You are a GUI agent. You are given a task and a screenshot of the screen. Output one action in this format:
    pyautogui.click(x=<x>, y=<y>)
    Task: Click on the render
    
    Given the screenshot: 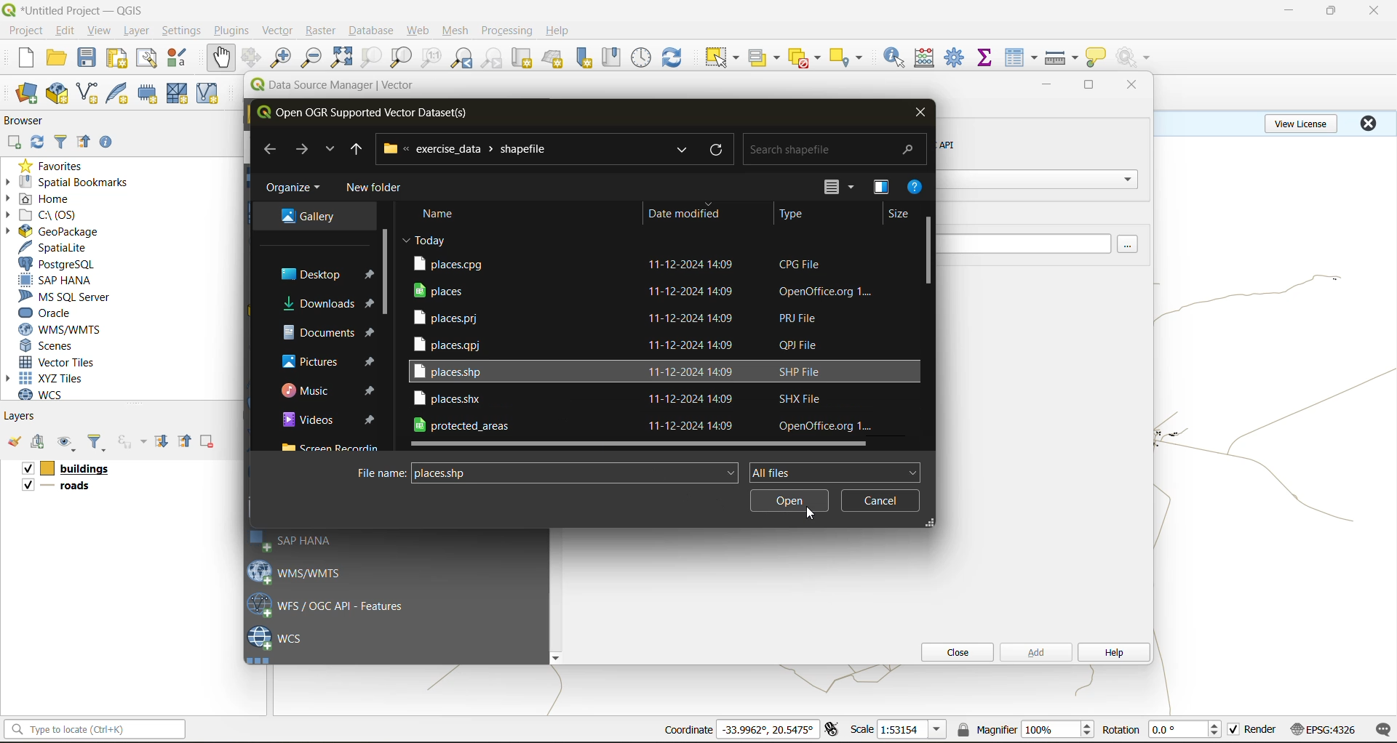 What is the action you would take?
    pyautogui.click(x=1262, y=729)
    